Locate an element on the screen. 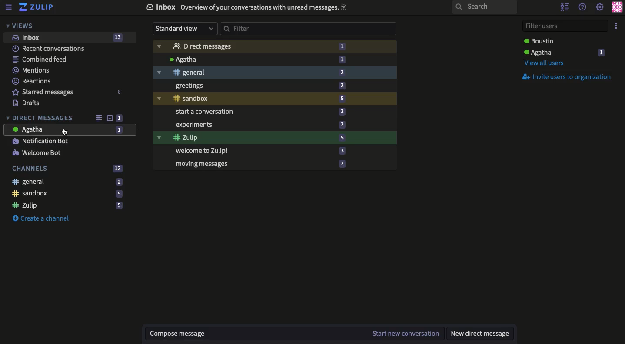  General is located at coordinates (274, 73).